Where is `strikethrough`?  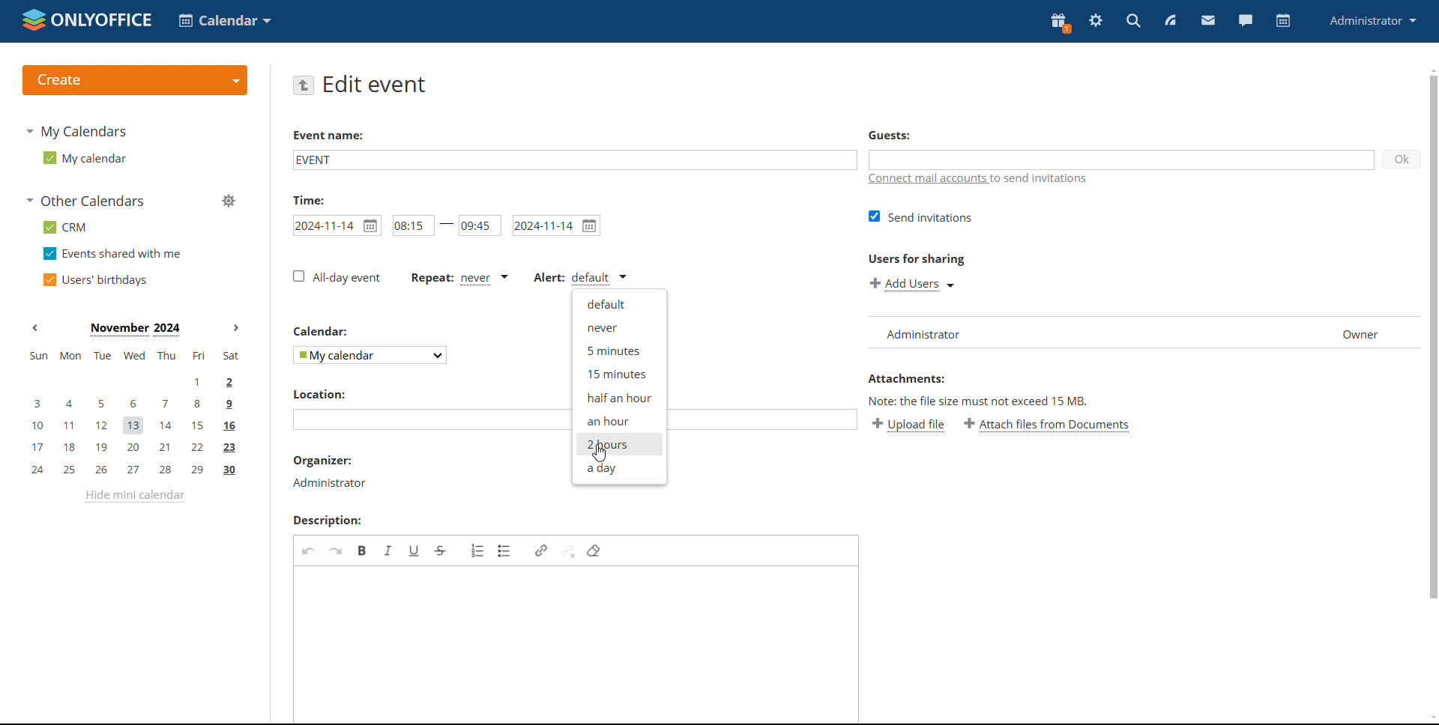
strikethrough is located at coordinates (441, 550).